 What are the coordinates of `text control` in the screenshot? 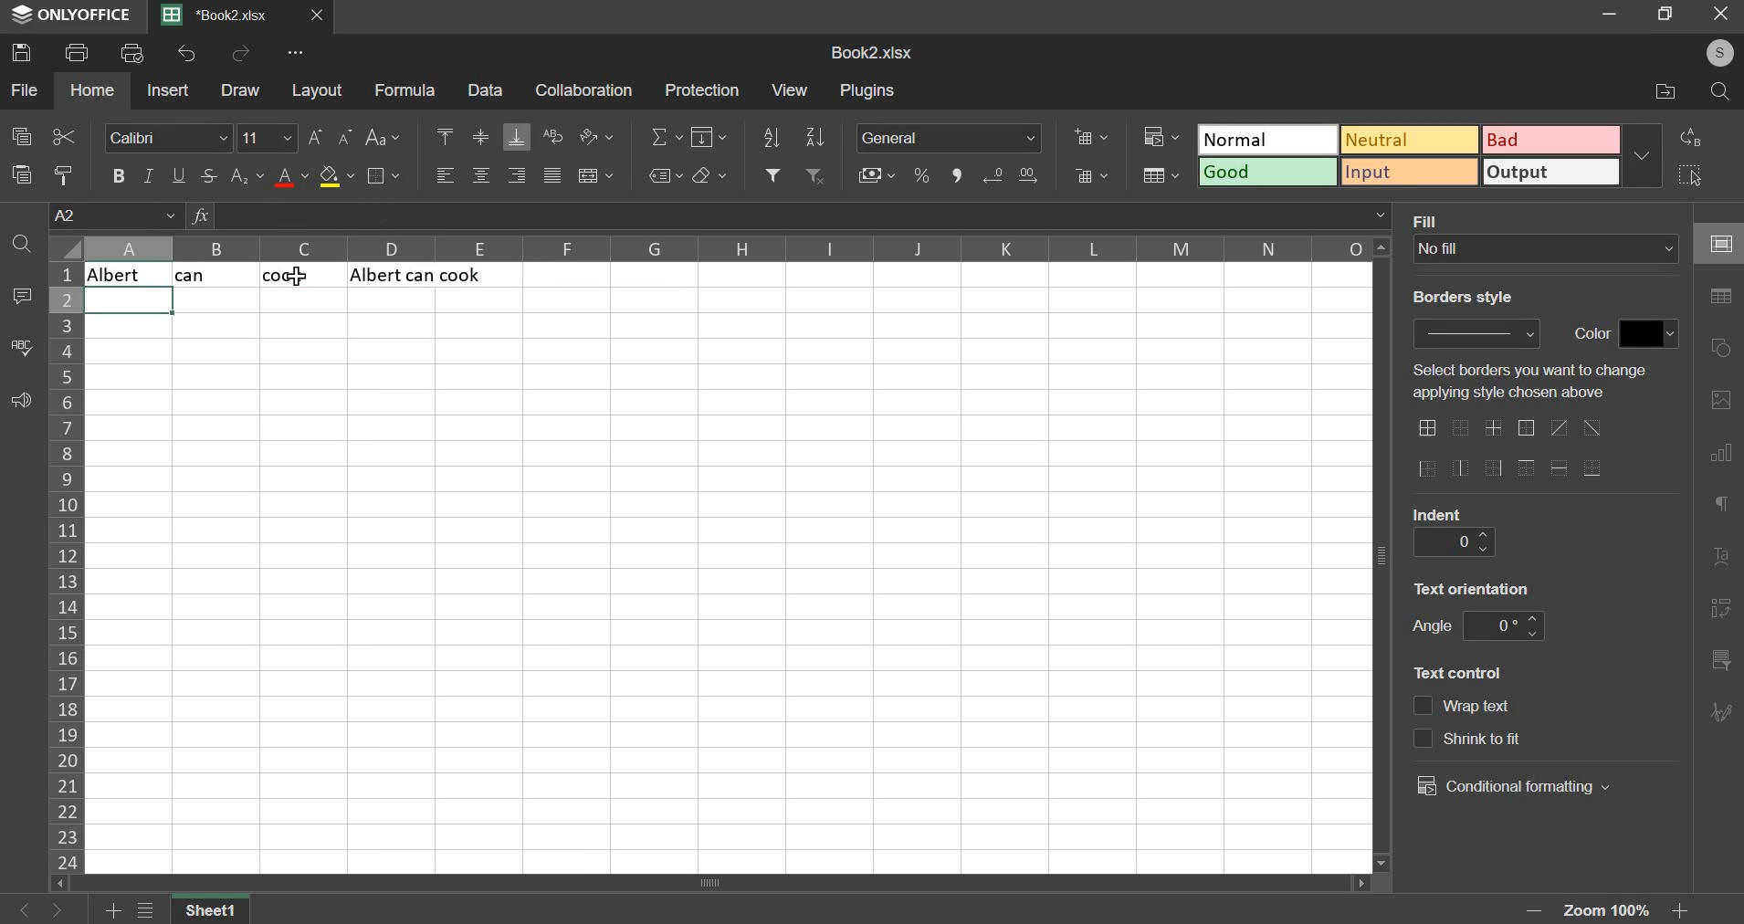 It's located at (1422, 722).